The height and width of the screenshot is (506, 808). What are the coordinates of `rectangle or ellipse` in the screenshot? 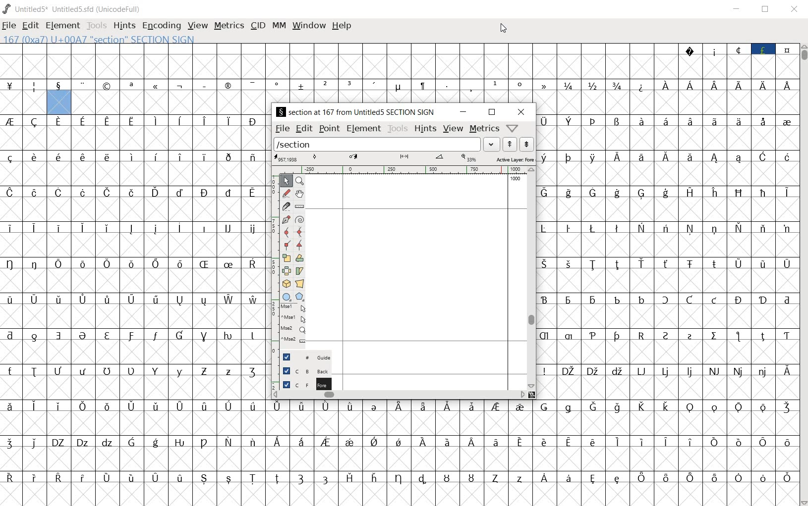 It's located at (287, 297).